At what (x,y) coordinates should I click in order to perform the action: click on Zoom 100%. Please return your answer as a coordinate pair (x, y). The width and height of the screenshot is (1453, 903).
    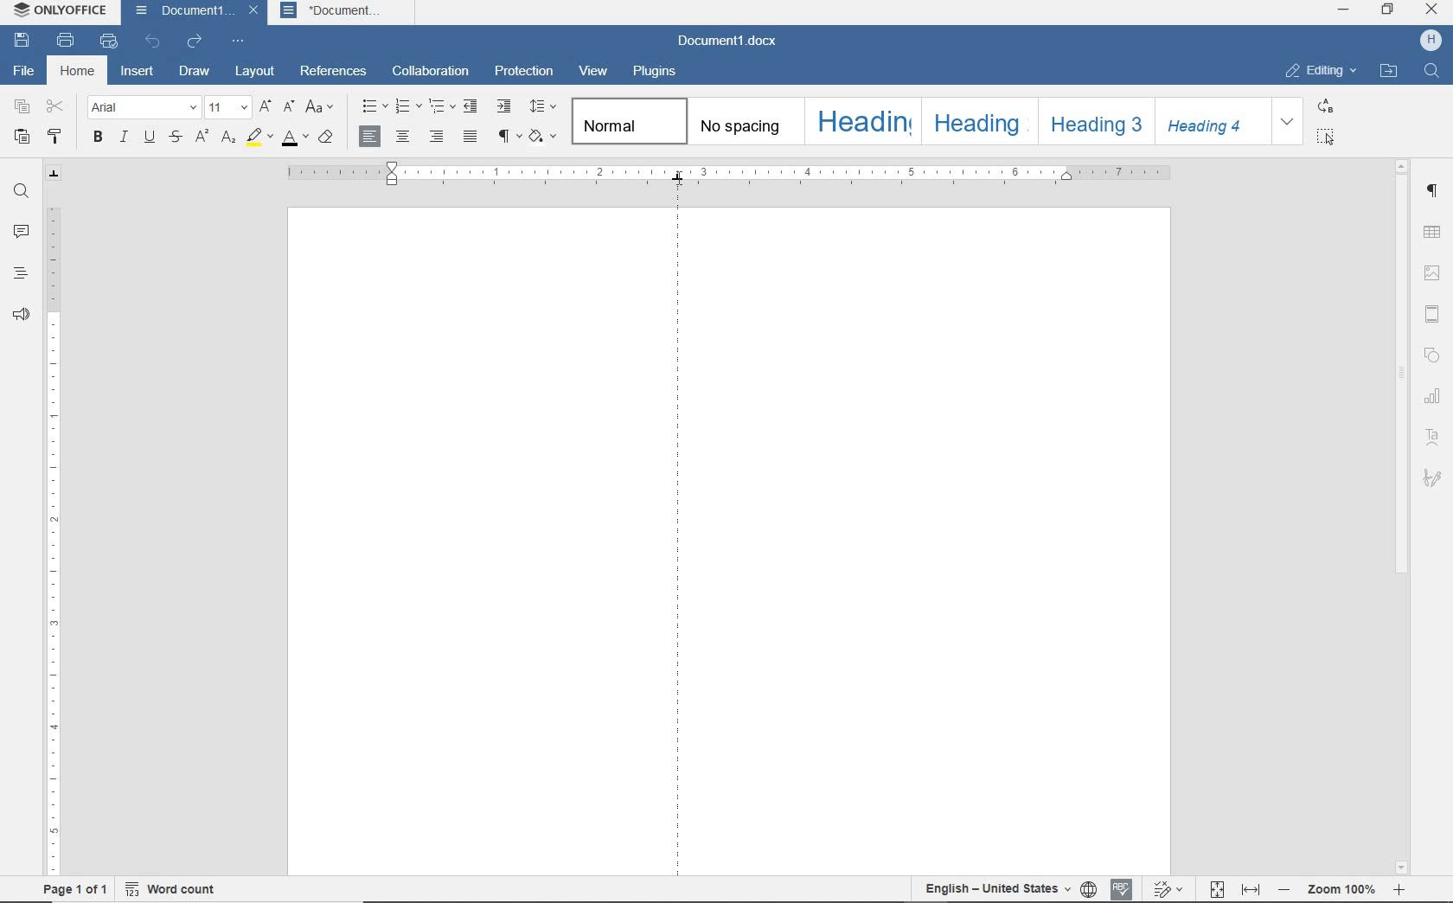
    Looking at the image, I should click on (1343, 889).